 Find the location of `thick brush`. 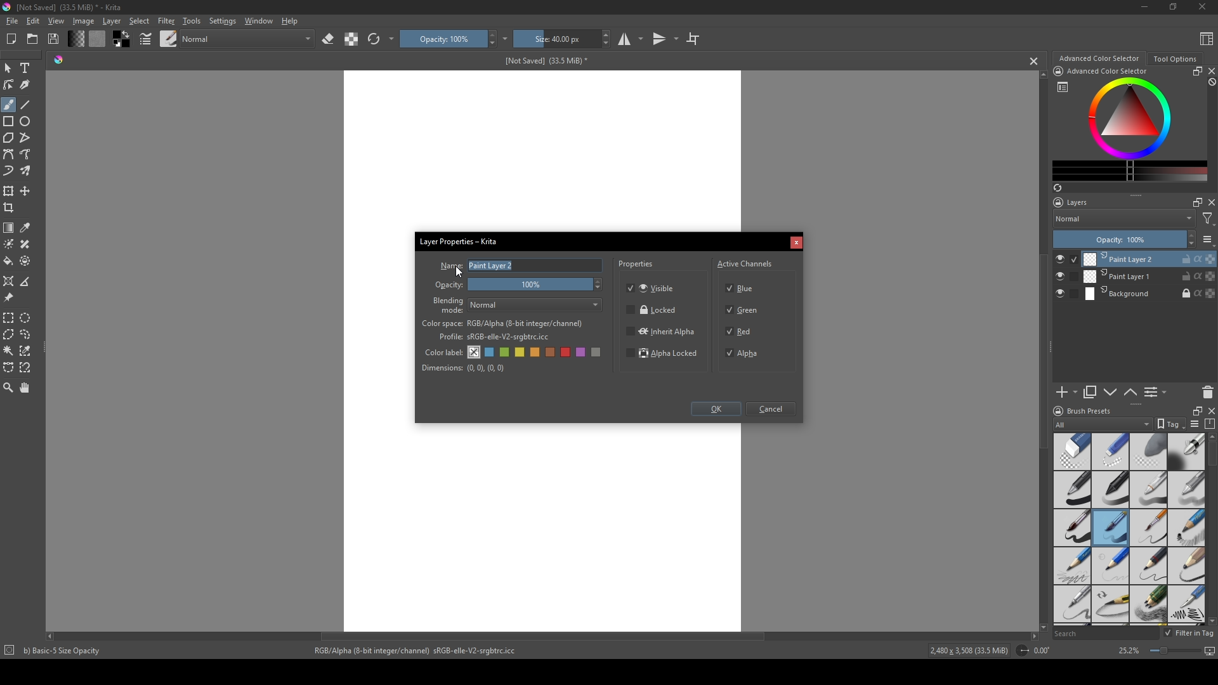

thick brush is located at coordinates (1072, 528).